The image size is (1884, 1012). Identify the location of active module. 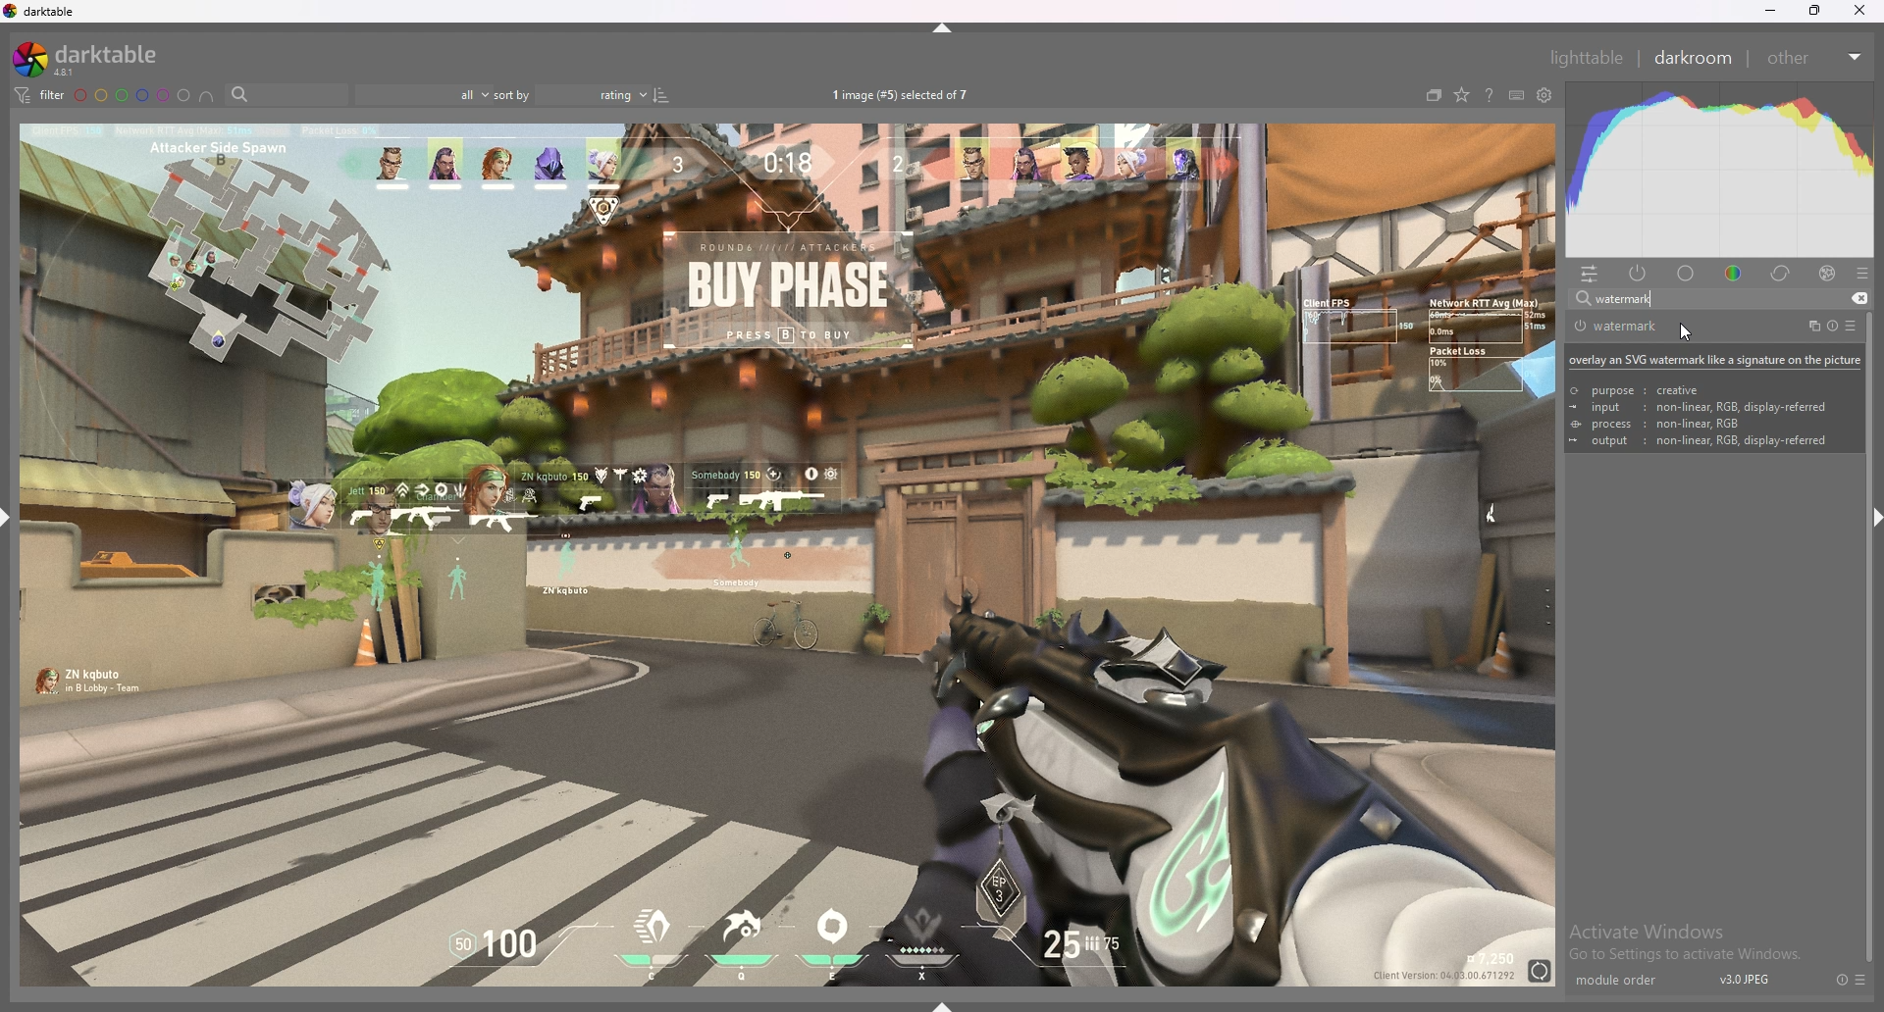
(1639, 273).